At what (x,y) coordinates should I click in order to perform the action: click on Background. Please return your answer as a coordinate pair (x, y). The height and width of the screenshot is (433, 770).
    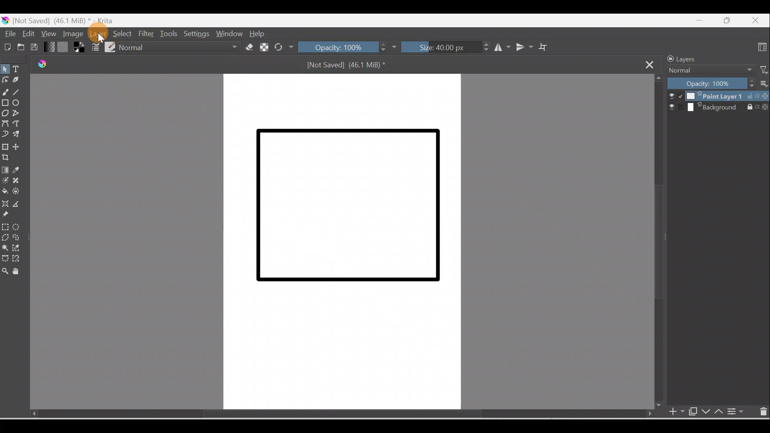
    Looking at the image, I should click on (719, 108).